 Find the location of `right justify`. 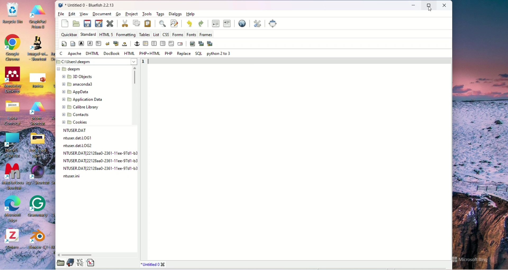

right justify is located at coordinates (163, 44).